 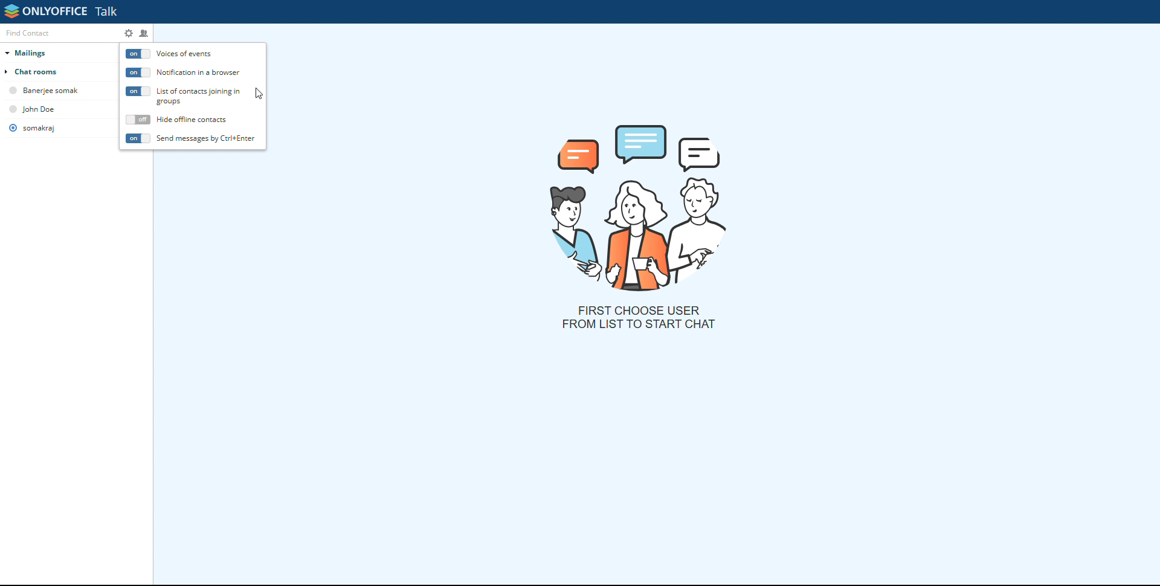 What do you see at coordinates (641, 205) in the screenshot?
I see `picture` at bounding box center [641, 205].